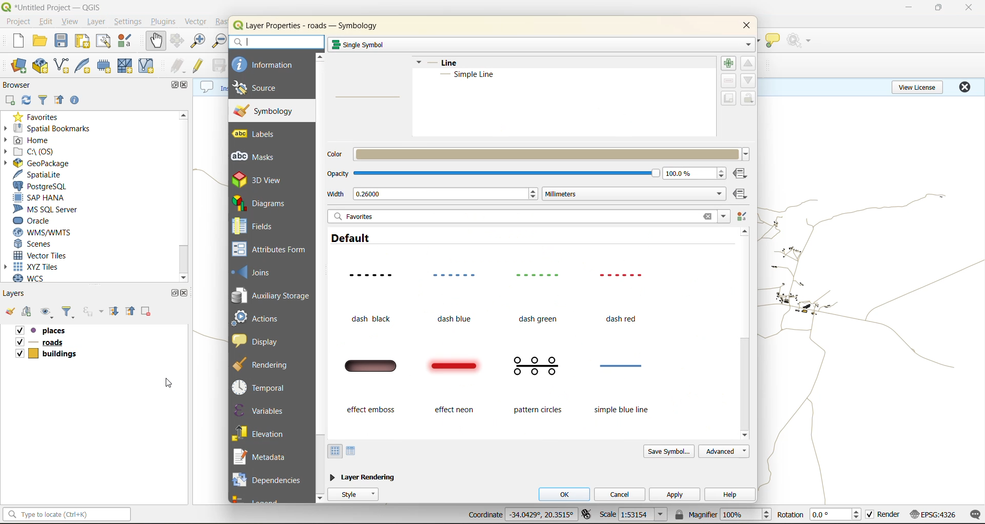  What do you see at coordinates (622, 494) in the screenshot?
I see `cancel` at bounding box center [622, 494].